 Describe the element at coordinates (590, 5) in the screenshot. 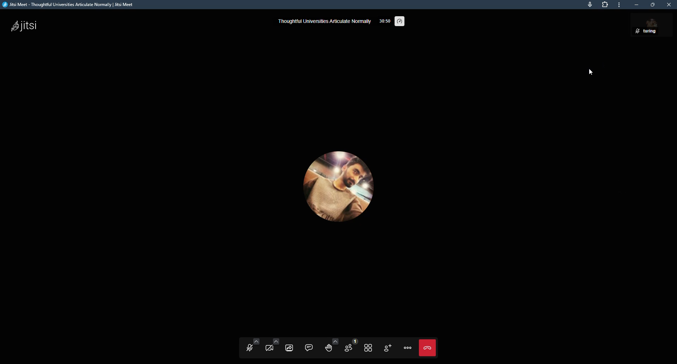

I see `this page is accessing your mic` at that location.